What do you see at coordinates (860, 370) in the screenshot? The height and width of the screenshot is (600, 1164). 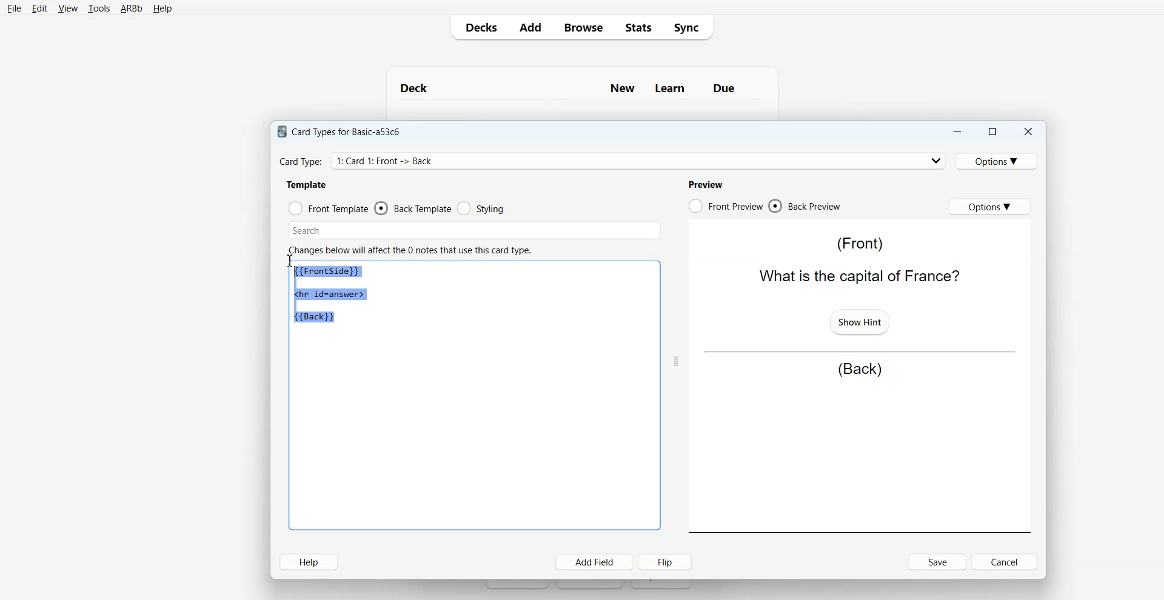 I see `(Back)` at bounding box center [860, 370].